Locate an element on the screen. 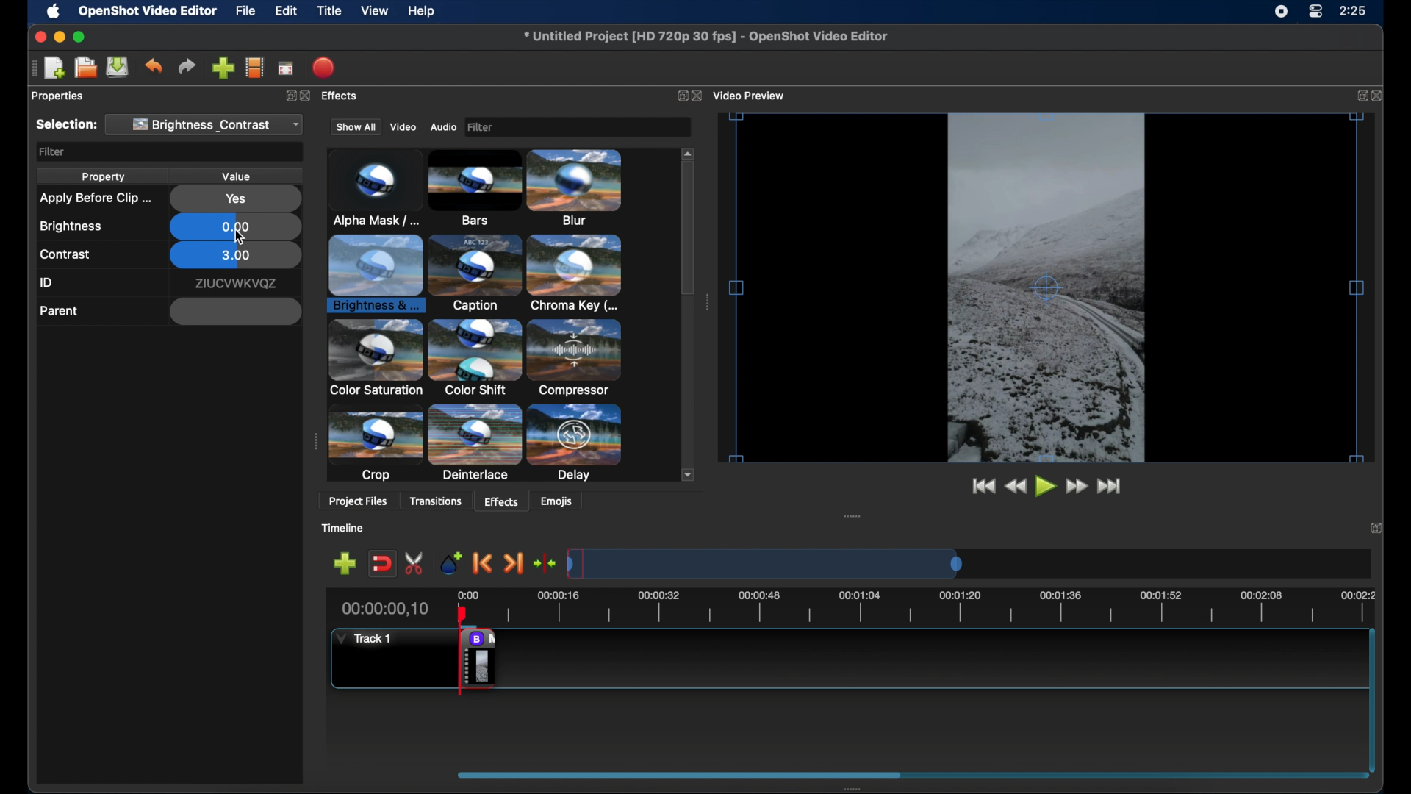 Image resolution: width=1411 pixels, height=794 pixels. yes is located at coordinates (235, 199).